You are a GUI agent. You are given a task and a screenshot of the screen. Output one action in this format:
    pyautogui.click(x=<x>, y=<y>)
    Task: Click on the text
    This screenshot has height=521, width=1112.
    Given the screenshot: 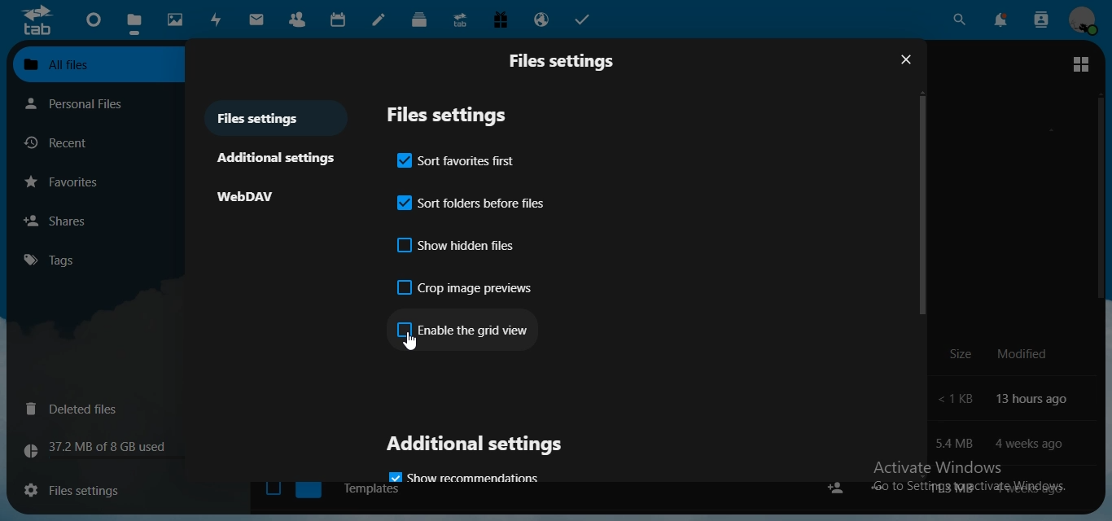 What is the action you would take?
    pyautogui.click(x=109, y=449)
    